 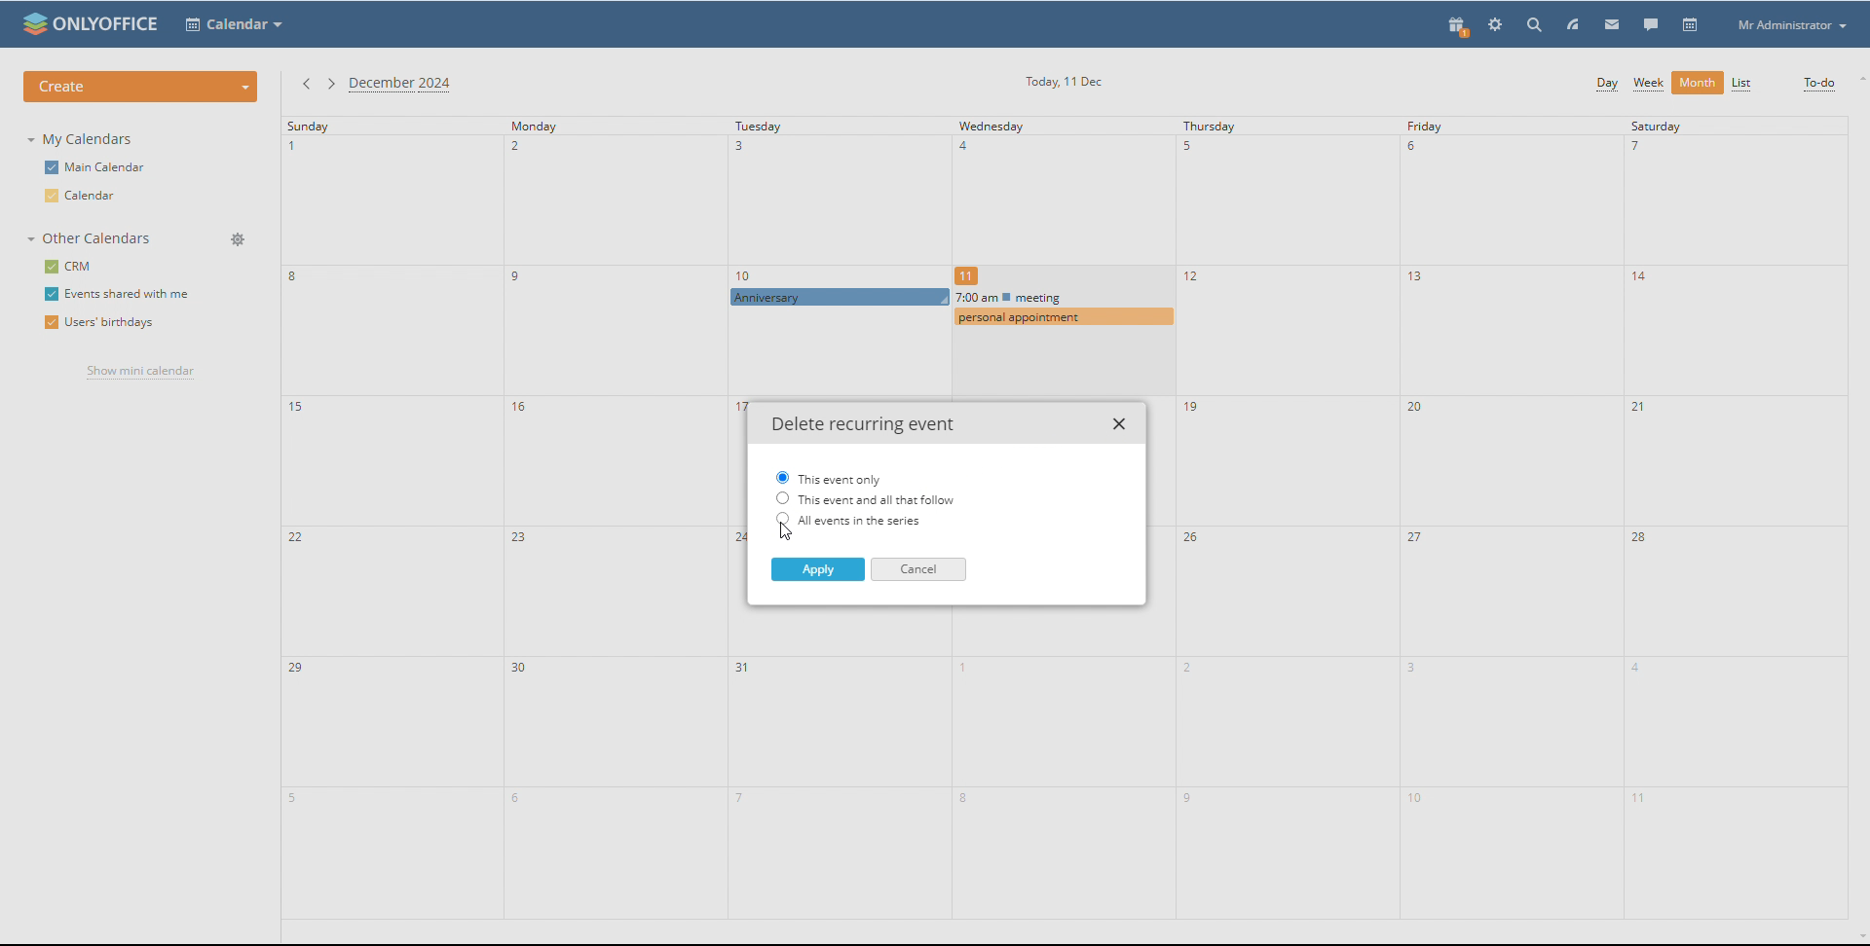 What do you see at coordinates (99, 165) in the screenshot?
I see `main calendar` at bounding box center [99, 165].